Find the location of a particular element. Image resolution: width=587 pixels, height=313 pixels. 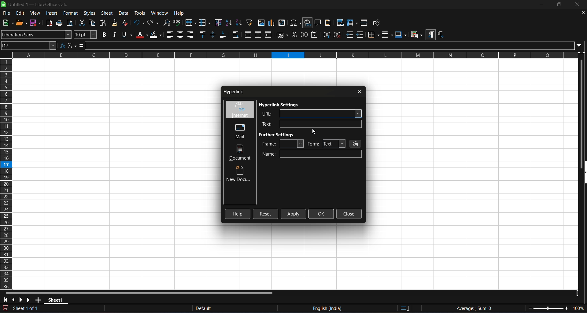

find and replace is located at coordinates (167, 23).